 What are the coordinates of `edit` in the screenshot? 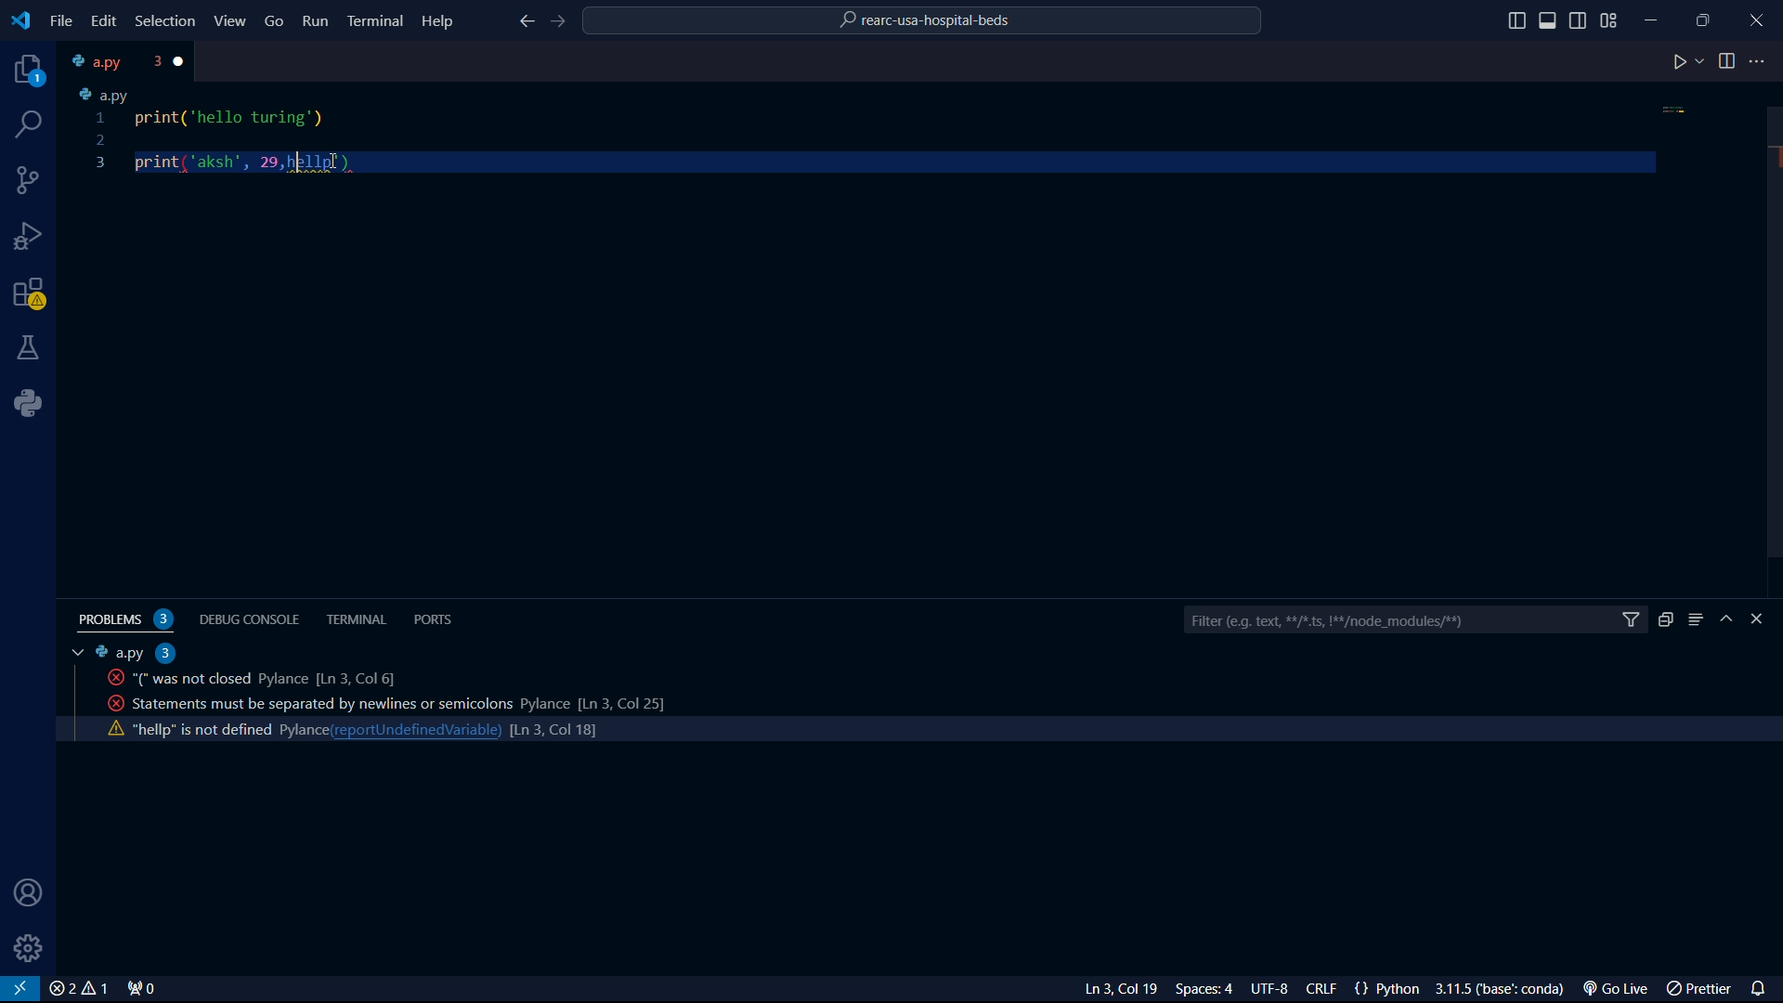 It's located at (102, 20).